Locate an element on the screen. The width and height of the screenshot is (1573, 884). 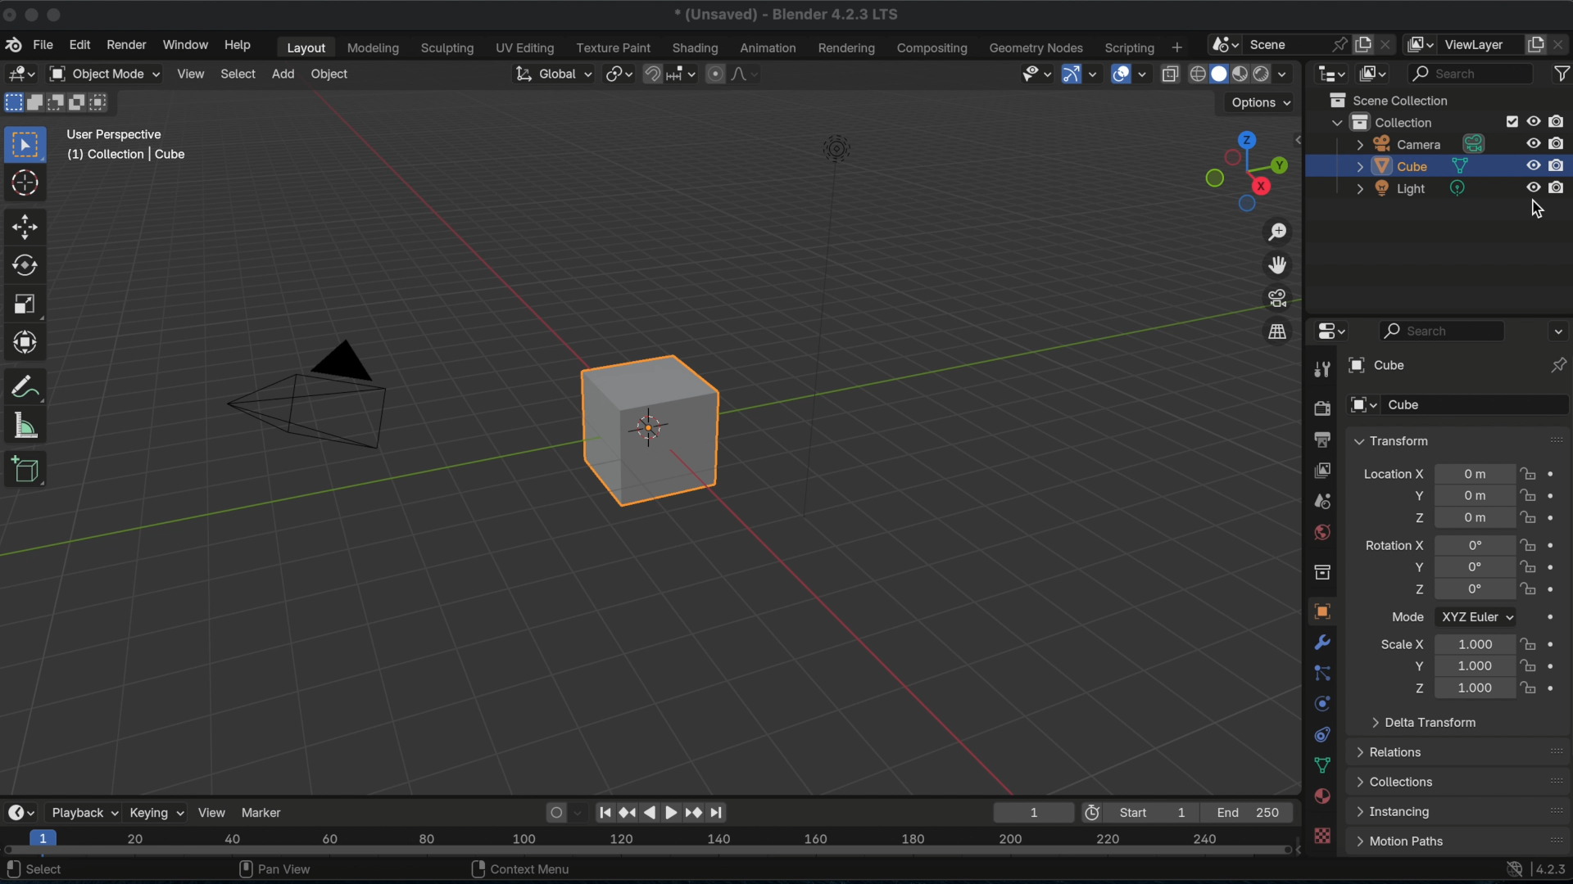
switch the current view from perspective is located at coordinates (1279, 330).